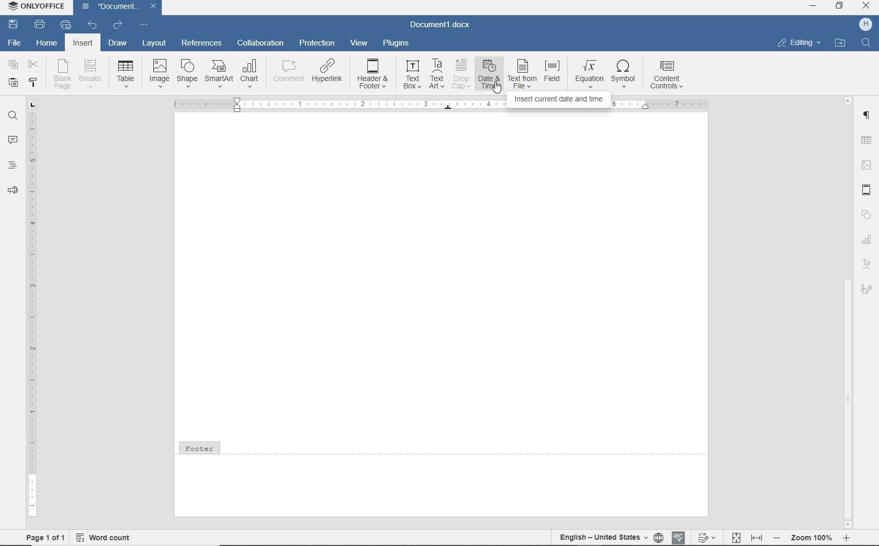 The image size is (879, 546). Describe the element at coordinates (219, 74) in the screenshot. I see `SmartArt` at that location.